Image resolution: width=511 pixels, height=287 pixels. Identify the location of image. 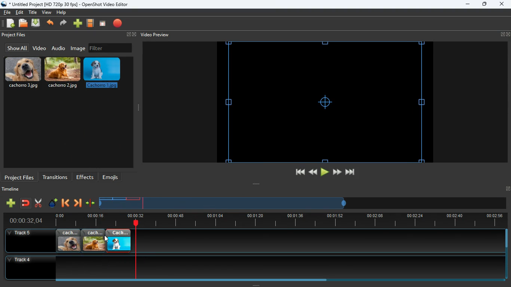
(79, 48).